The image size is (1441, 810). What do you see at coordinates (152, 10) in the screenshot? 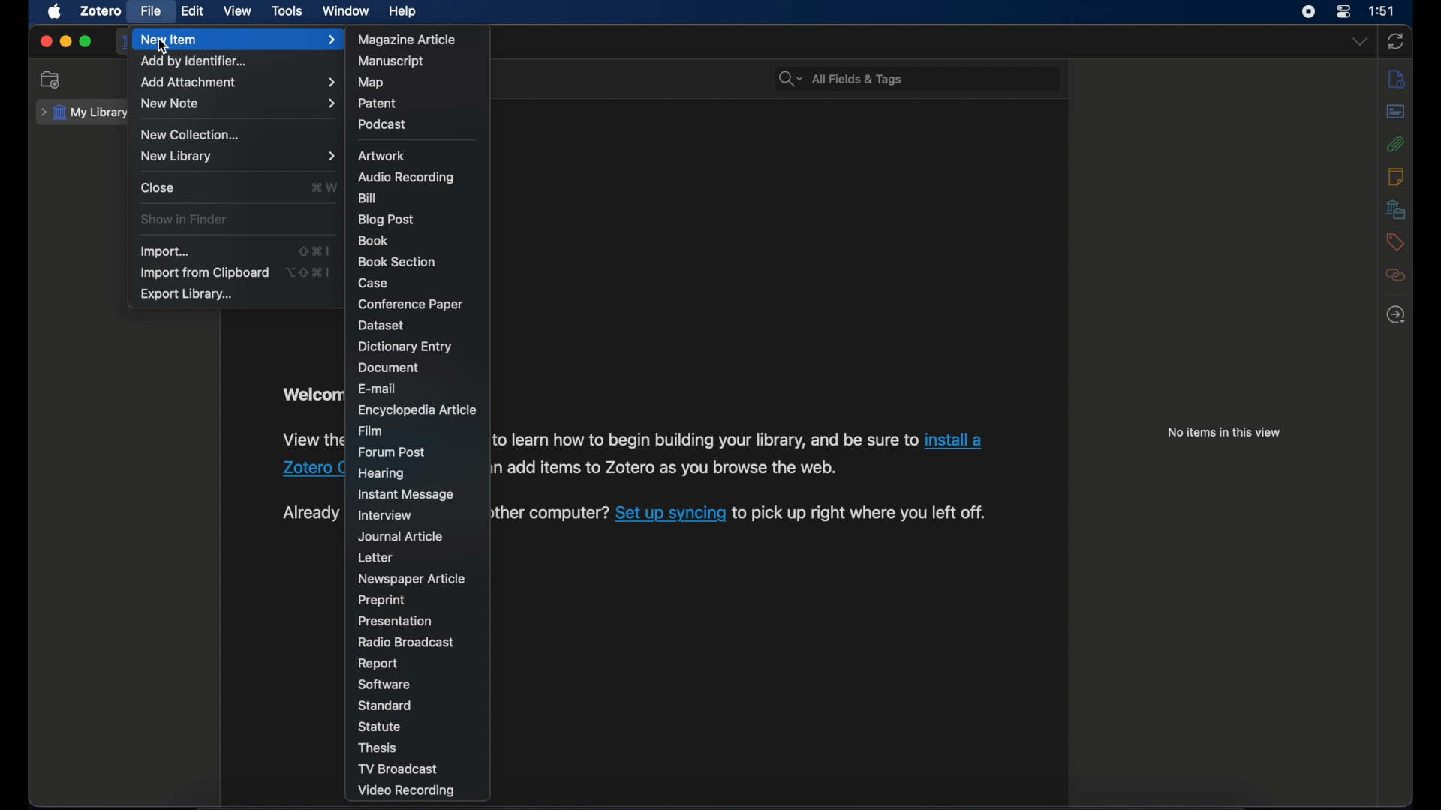
I see `file` at bounding box center [152, 10].